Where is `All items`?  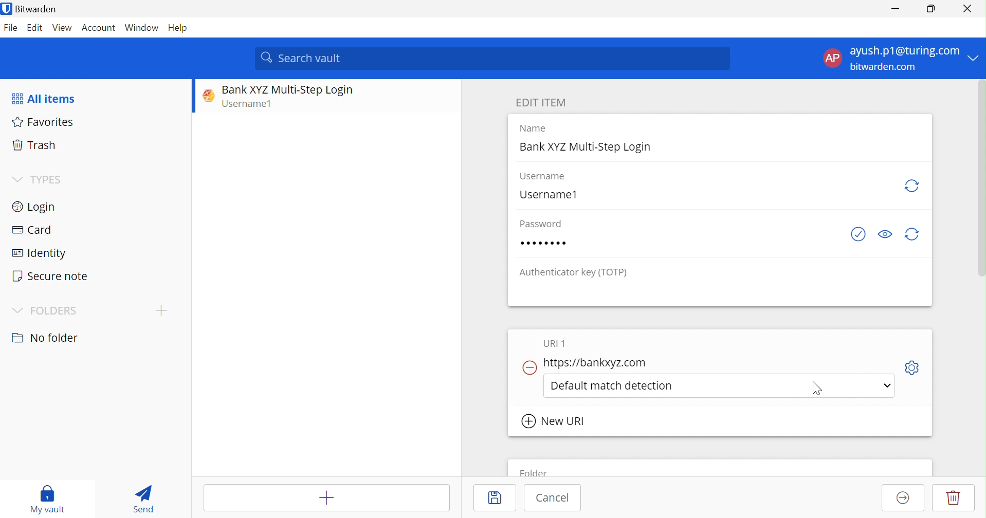 All items is located at coordinates (43, 99).